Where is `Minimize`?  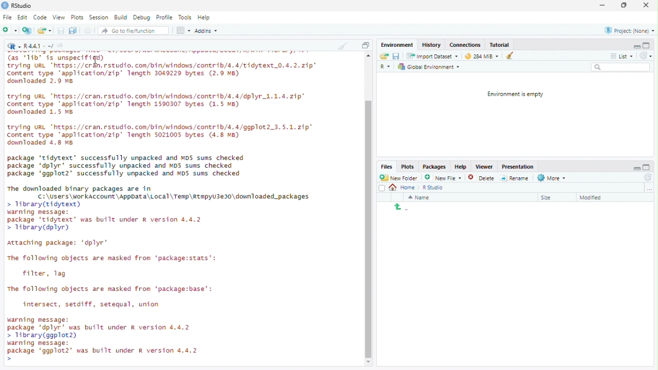 Minimize is located at coordinates (636, 168).